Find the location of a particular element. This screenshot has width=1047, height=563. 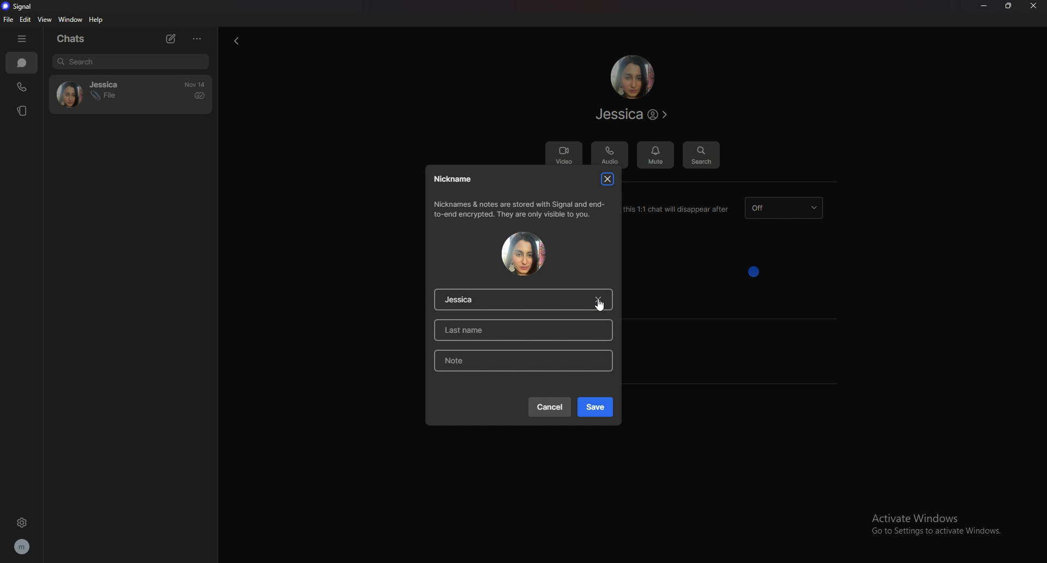

dissapearing message is located at coordinates (786, 208).